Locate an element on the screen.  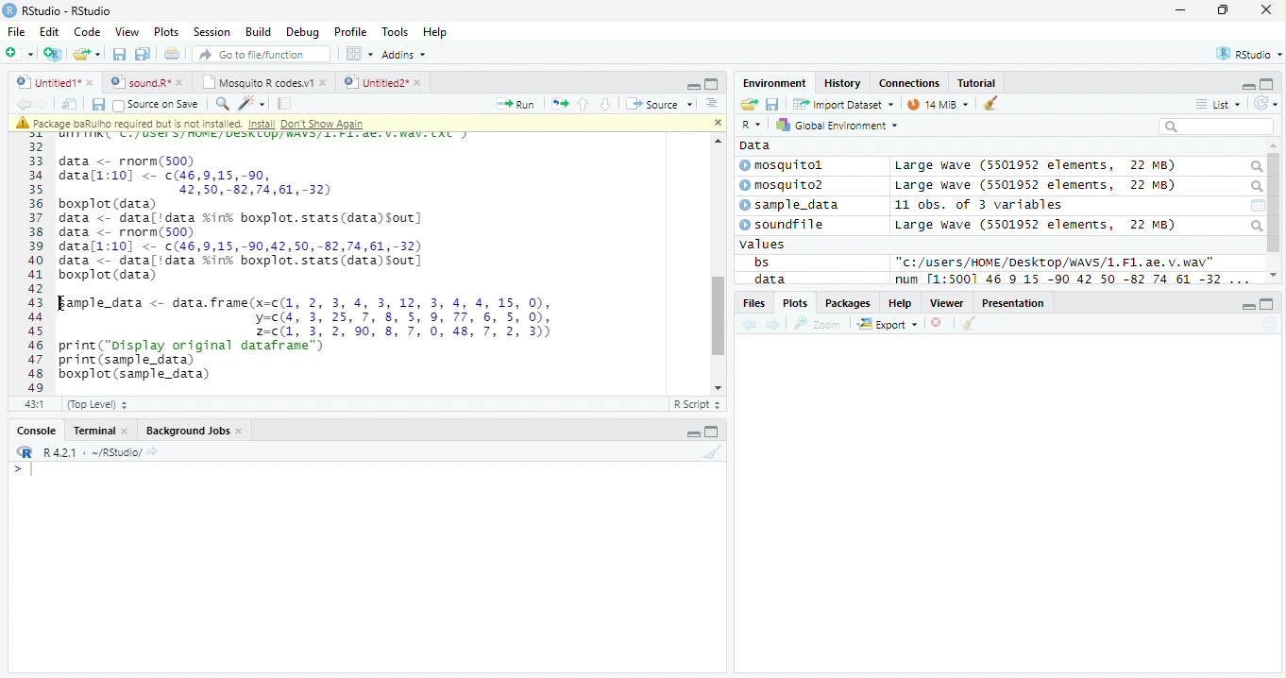
Go to fie/function is located at coordinates (262, 54).